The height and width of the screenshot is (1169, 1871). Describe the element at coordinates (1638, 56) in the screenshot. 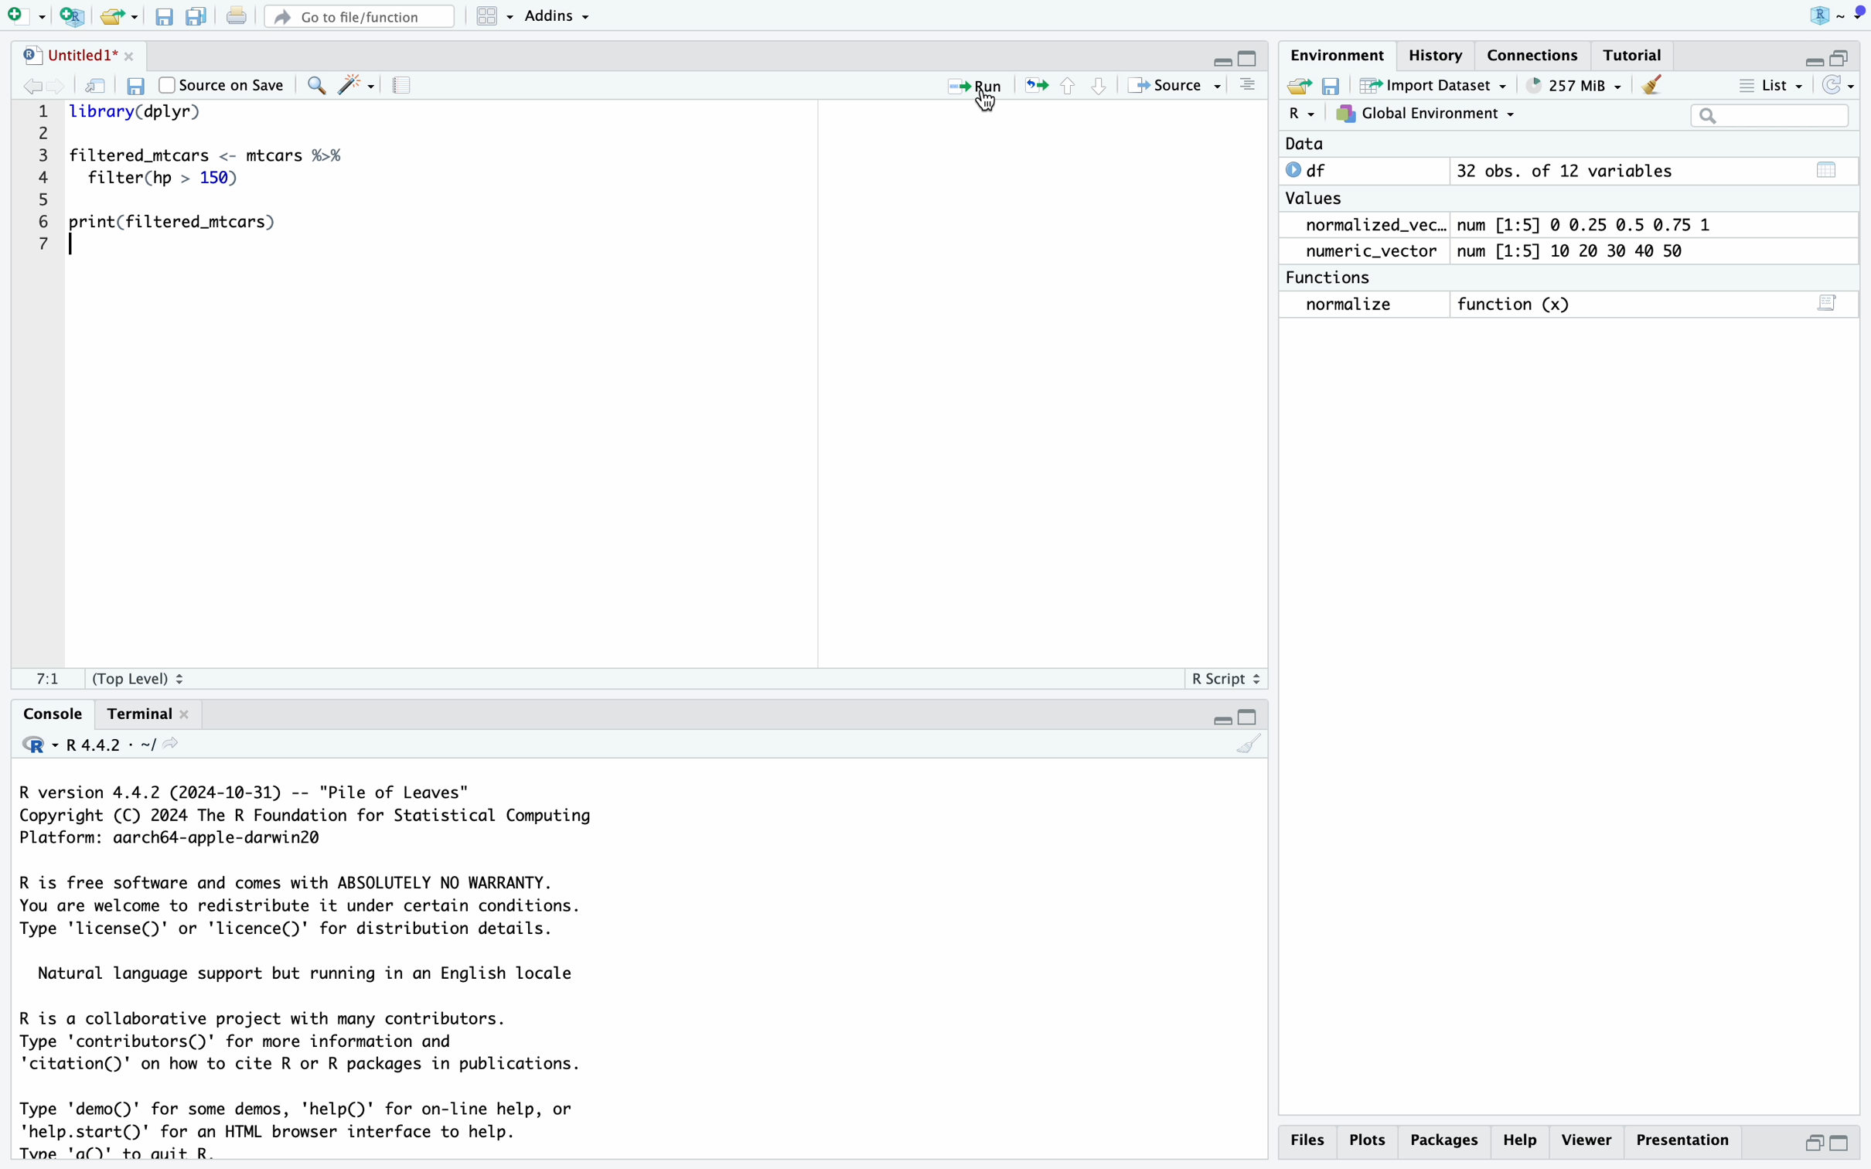

I see `Tutorial` at that location.